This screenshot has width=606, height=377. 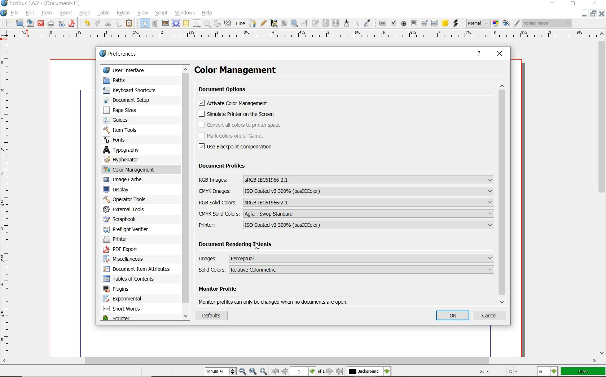 I want to click on redo, so click(x=98, y=23).